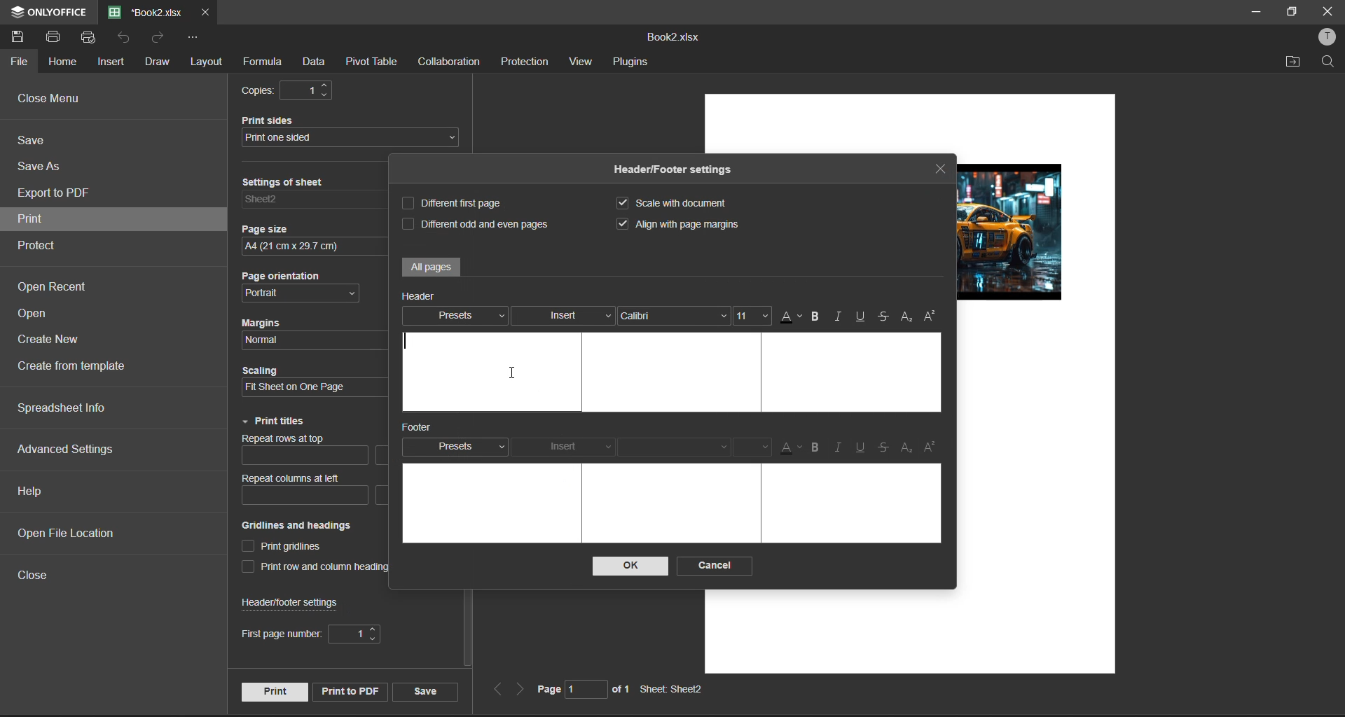 This screenshot has width=1345, height=717. What do you see at coordinates (35, 144) in the screenshot?
I see `save` at bounding box center [35, 144].